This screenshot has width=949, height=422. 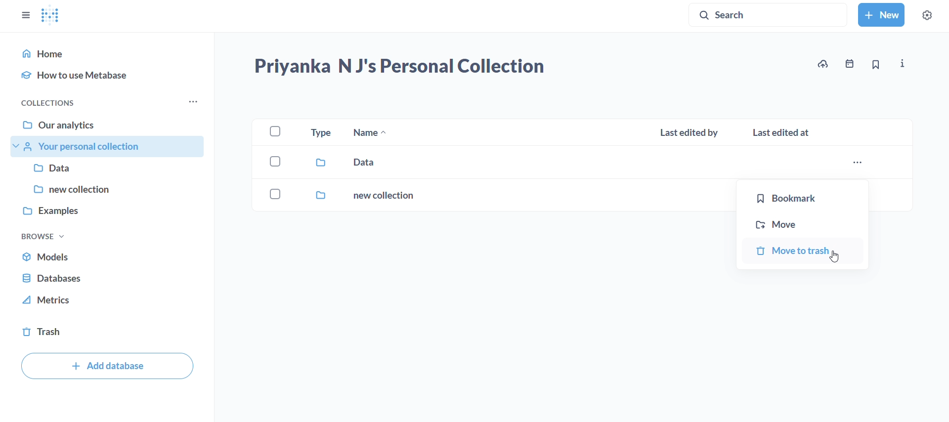 I want to click on how to use metabase, so click(x=108, y=76).